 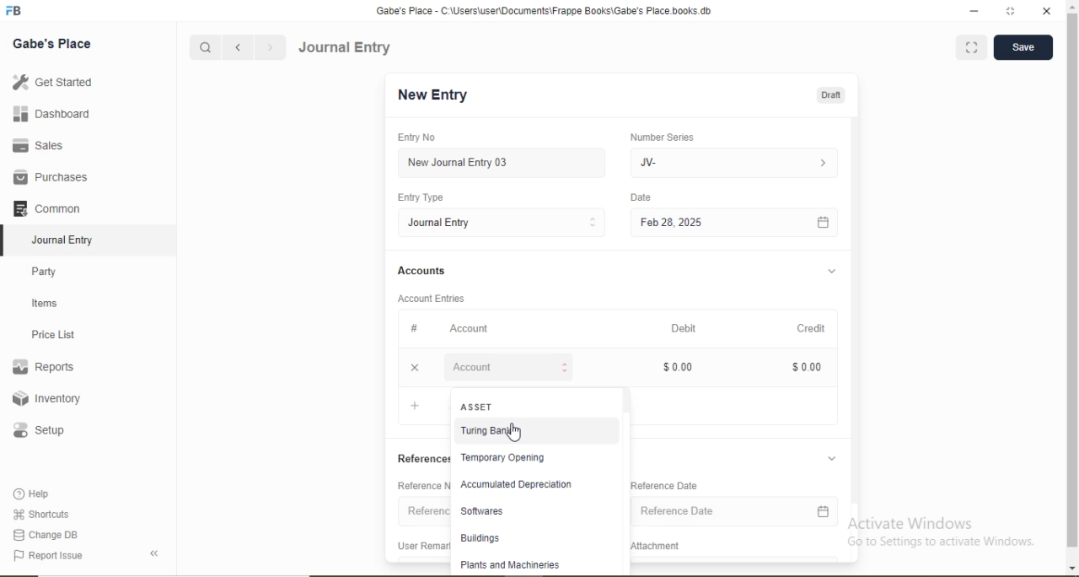 I want to click on close, so click(x=1046, y=11).